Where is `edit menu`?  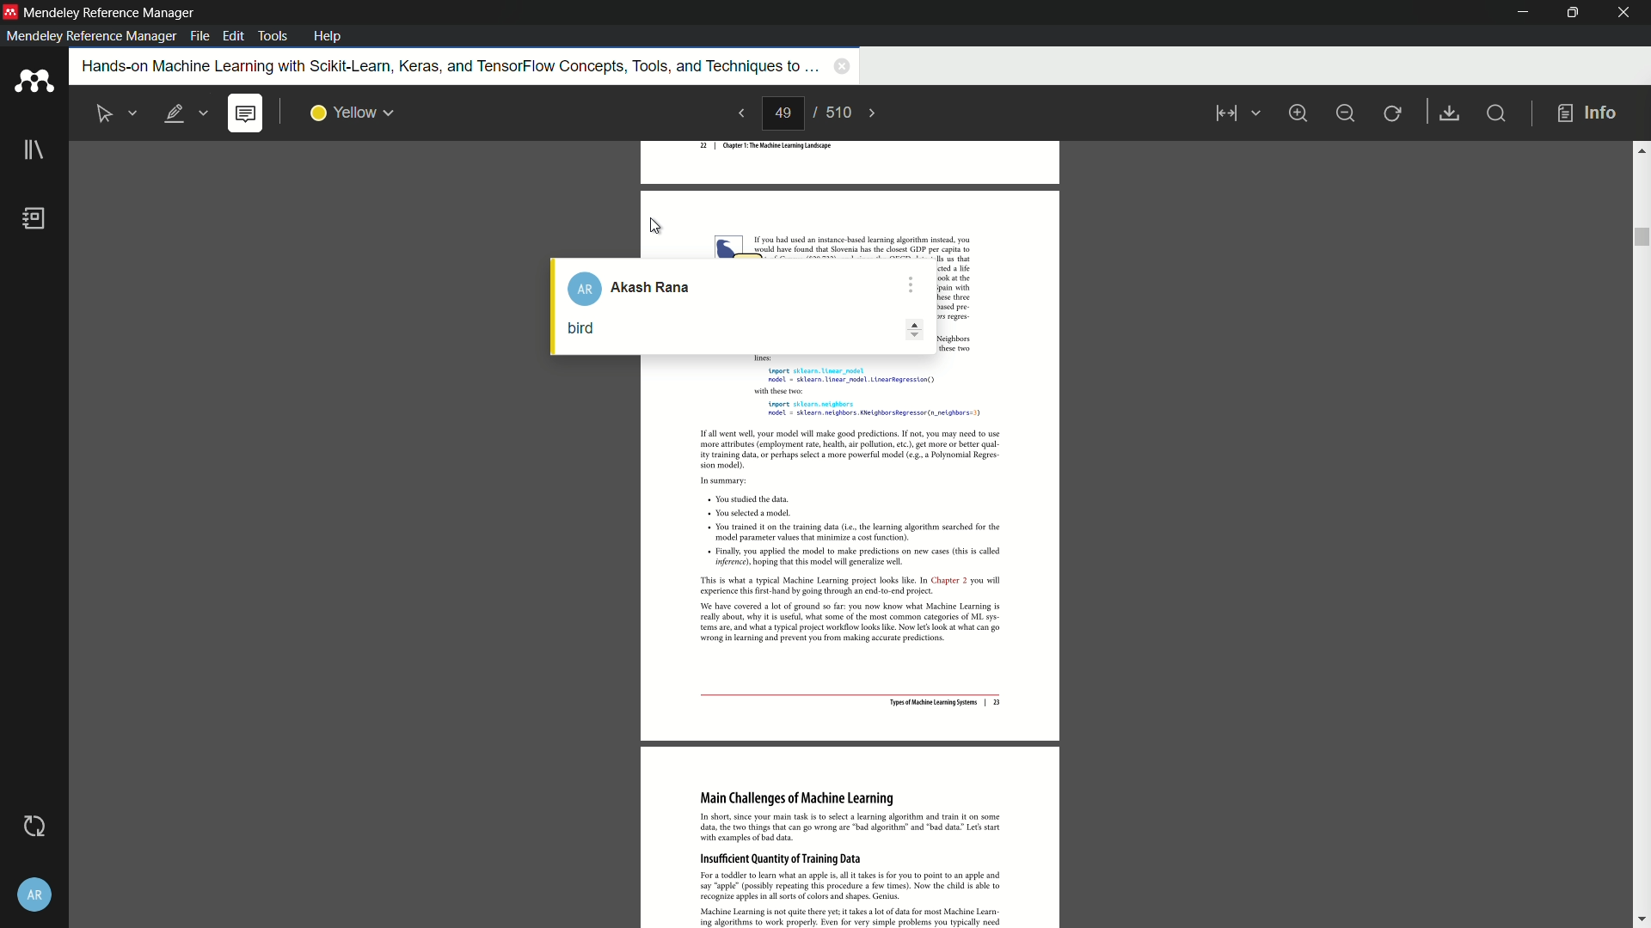
edit menu is located at coordinates (233, 37).